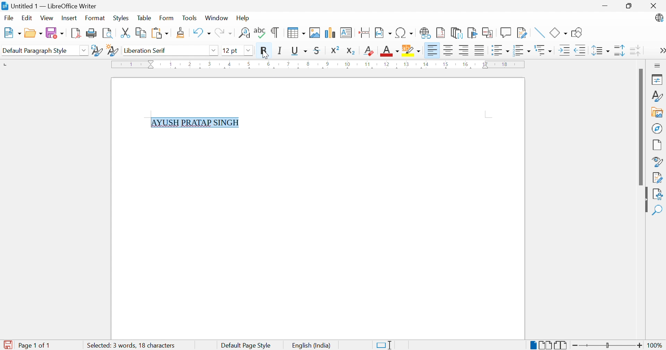 This screenshot has height=350, width=666. What do you see at coordinates (646, 203) in the screenshot?
I see `Hide` at bounding box center [646, 203].